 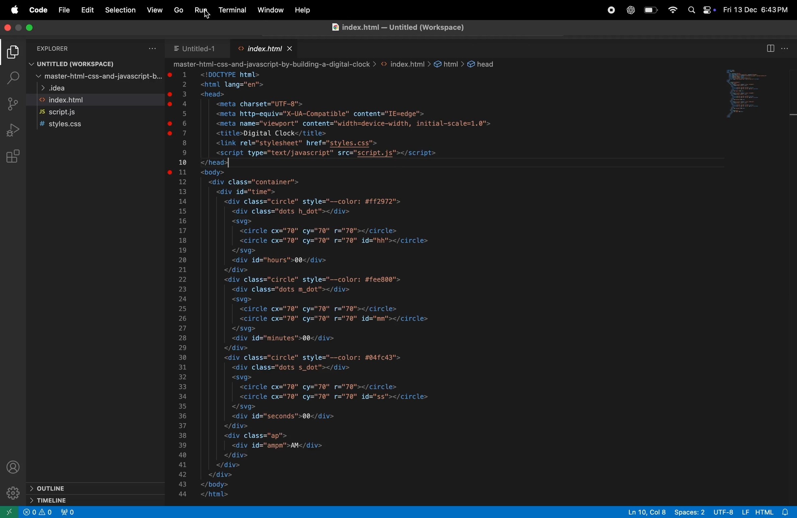 What do you see at coordinates (15, 10) in the screenshot?
I see `apple menu` at bounding box center [15, 10].